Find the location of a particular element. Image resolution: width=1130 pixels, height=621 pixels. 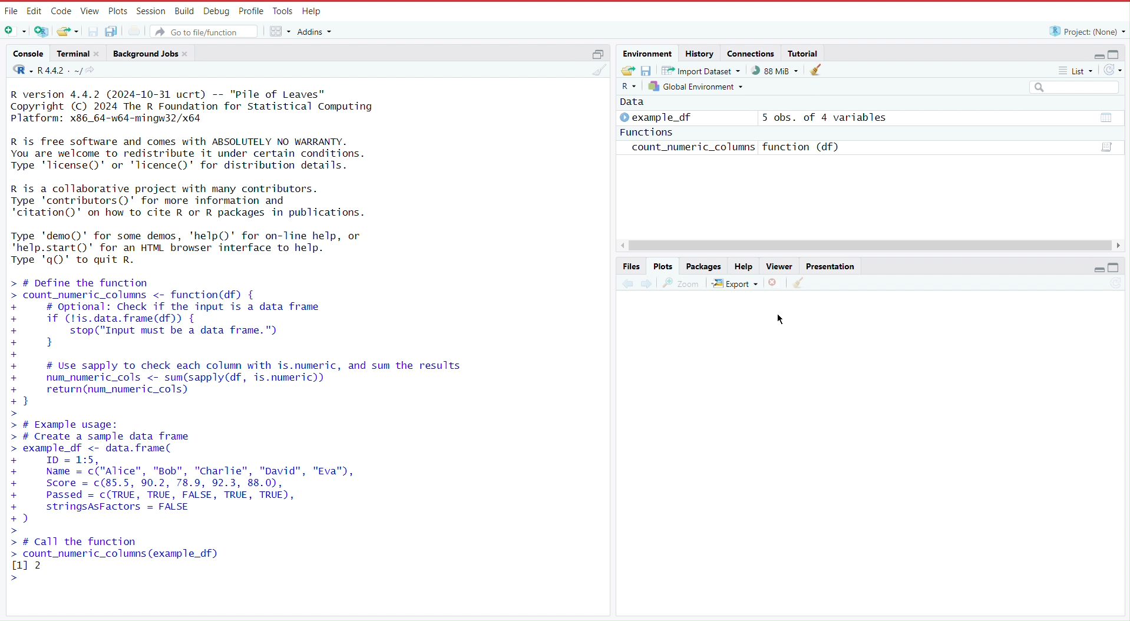

> # Define the function

> count_numeric_columns <- function(df) {

+ # optional: Check if the input is a data frame
+ if (lis.data.frame(df)) {

+ stop("Input must be a data frame."

+ }

+

+ # Use sapply to check each column with is.numeric, and sum the results
+ num_numeric_cols <- sum(sapply(df, is.numeric))
+ return (nun_numeric_cols)

+3

>

> # Example usage:

> # Create a sample data frame

> example_df <- data.frame(

+ = 1:5,

+ Name = c("Alice", "Bob", "charlie", "David", "Eva",
+ Score = c(85.5, 90.2, 78.9, 92.3, 88.0),

+ Passed = c(TRUE, TRUE, FALSE, TRUE, TRUE),

+ stringsAsFactors = FALSE

+)

>

> # call the function

> count_numeric_columns (example_df)

ni 2

> is located at coordinates (254, 430).